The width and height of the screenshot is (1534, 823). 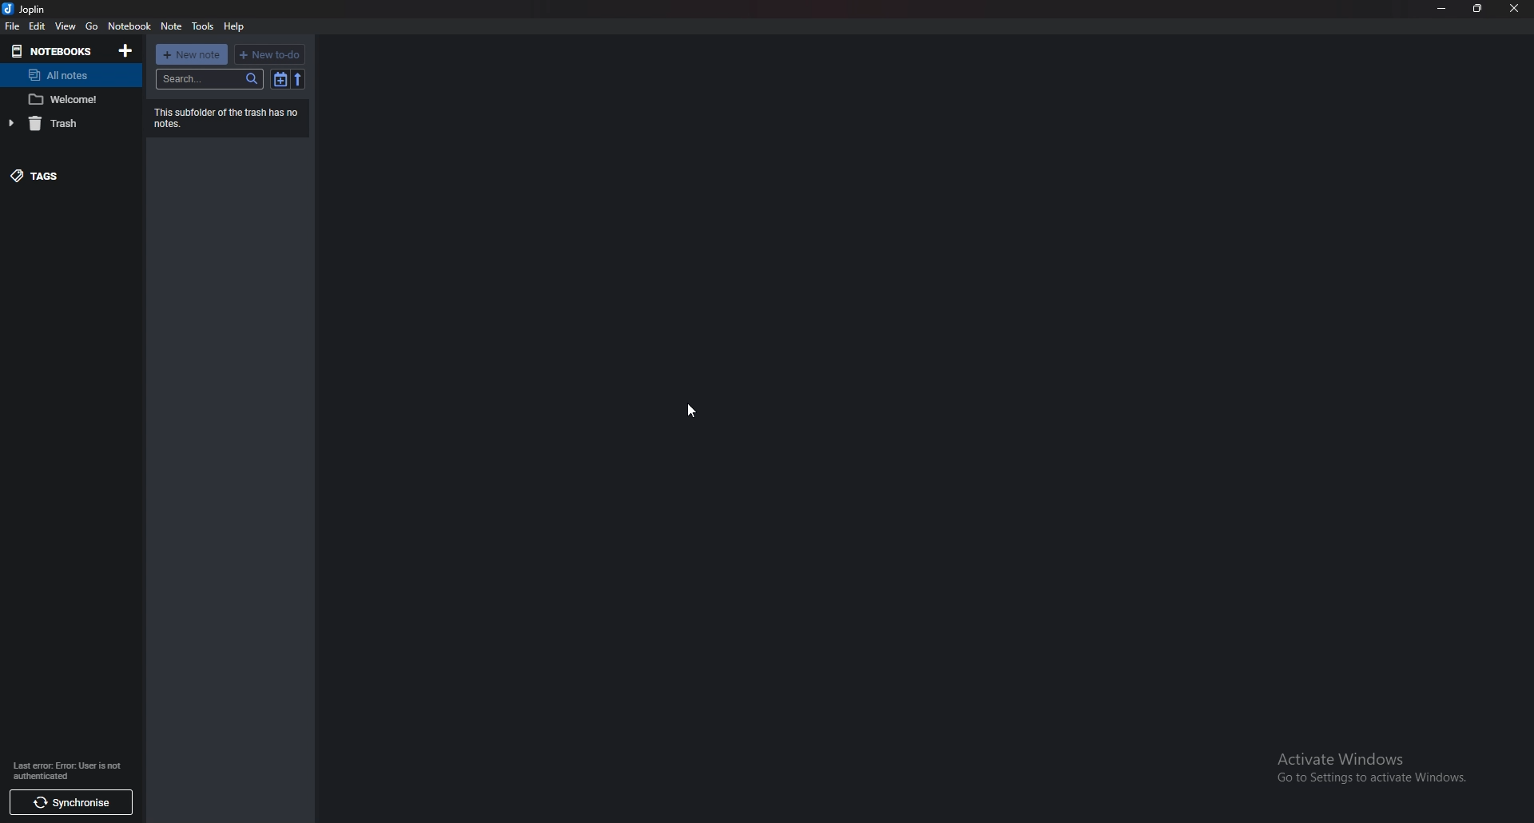 What do you see at coordinates (14, 26) in the screenshot?
I see `file` at bounding box center [14, 26].